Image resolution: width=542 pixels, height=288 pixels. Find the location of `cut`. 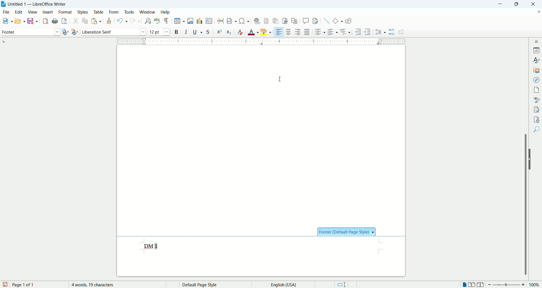

cut is located at coordinates (76, 21).